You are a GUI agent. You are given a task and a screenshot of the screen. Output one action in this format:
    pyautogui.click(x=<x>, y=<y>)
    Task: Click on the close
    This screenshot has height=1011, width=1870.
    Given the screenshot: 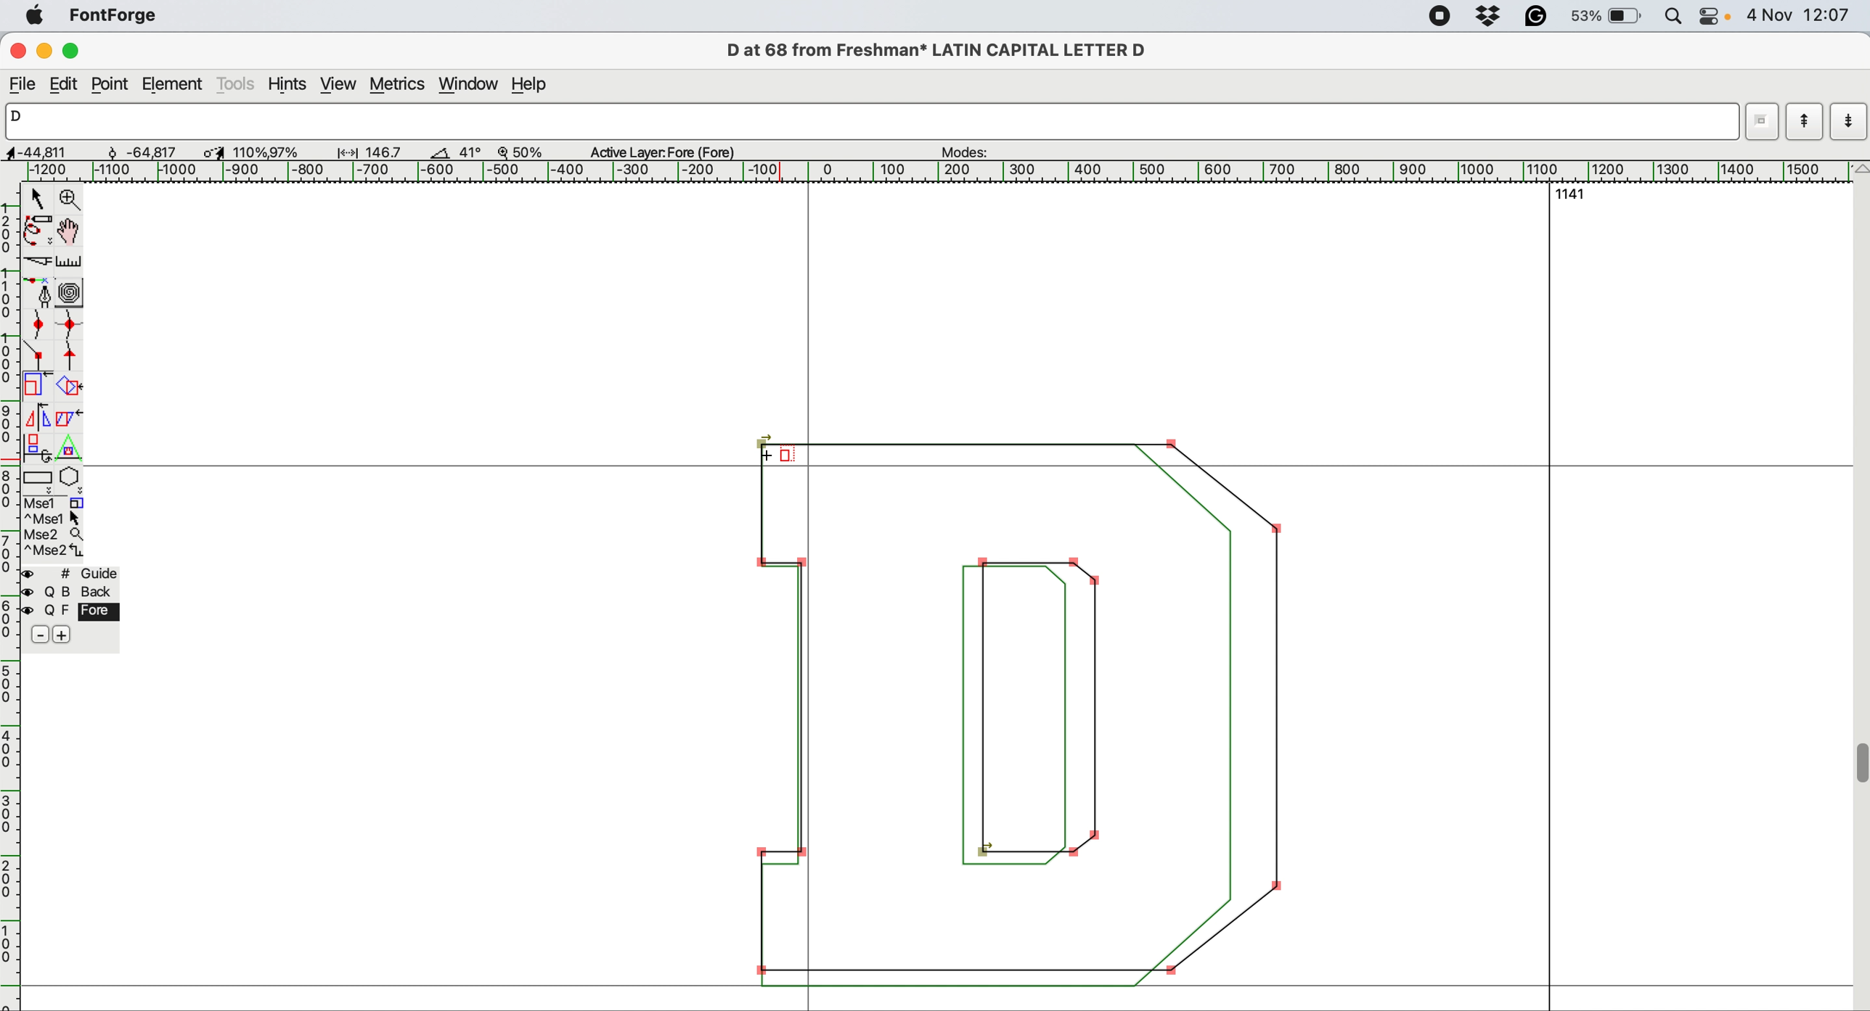 What is the action you would take?
    pyautogui.click(x=17, y=49)
    